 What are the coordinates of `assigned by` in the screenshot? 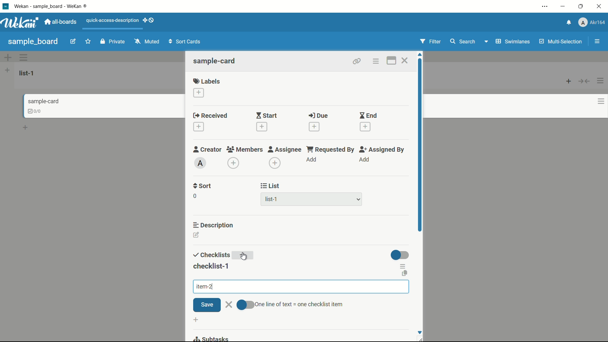 It's located at (383, 149).